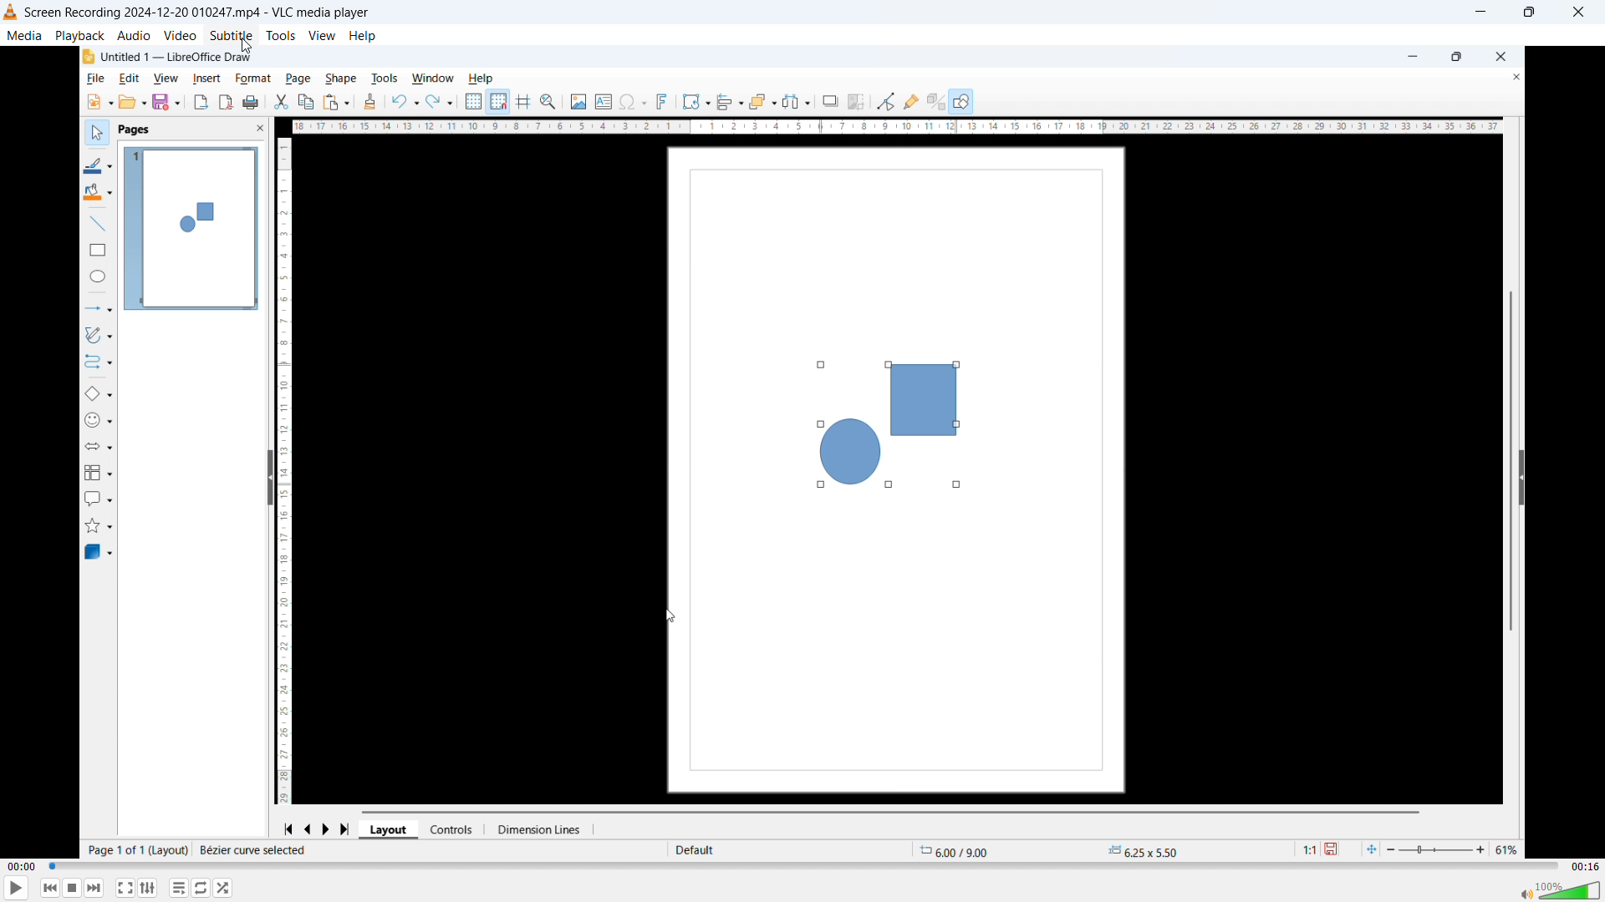 This screenshot has height=902, width=1605. Describe the element at coordinates (323, 36) in the screenshot. I see `view ` at that location.